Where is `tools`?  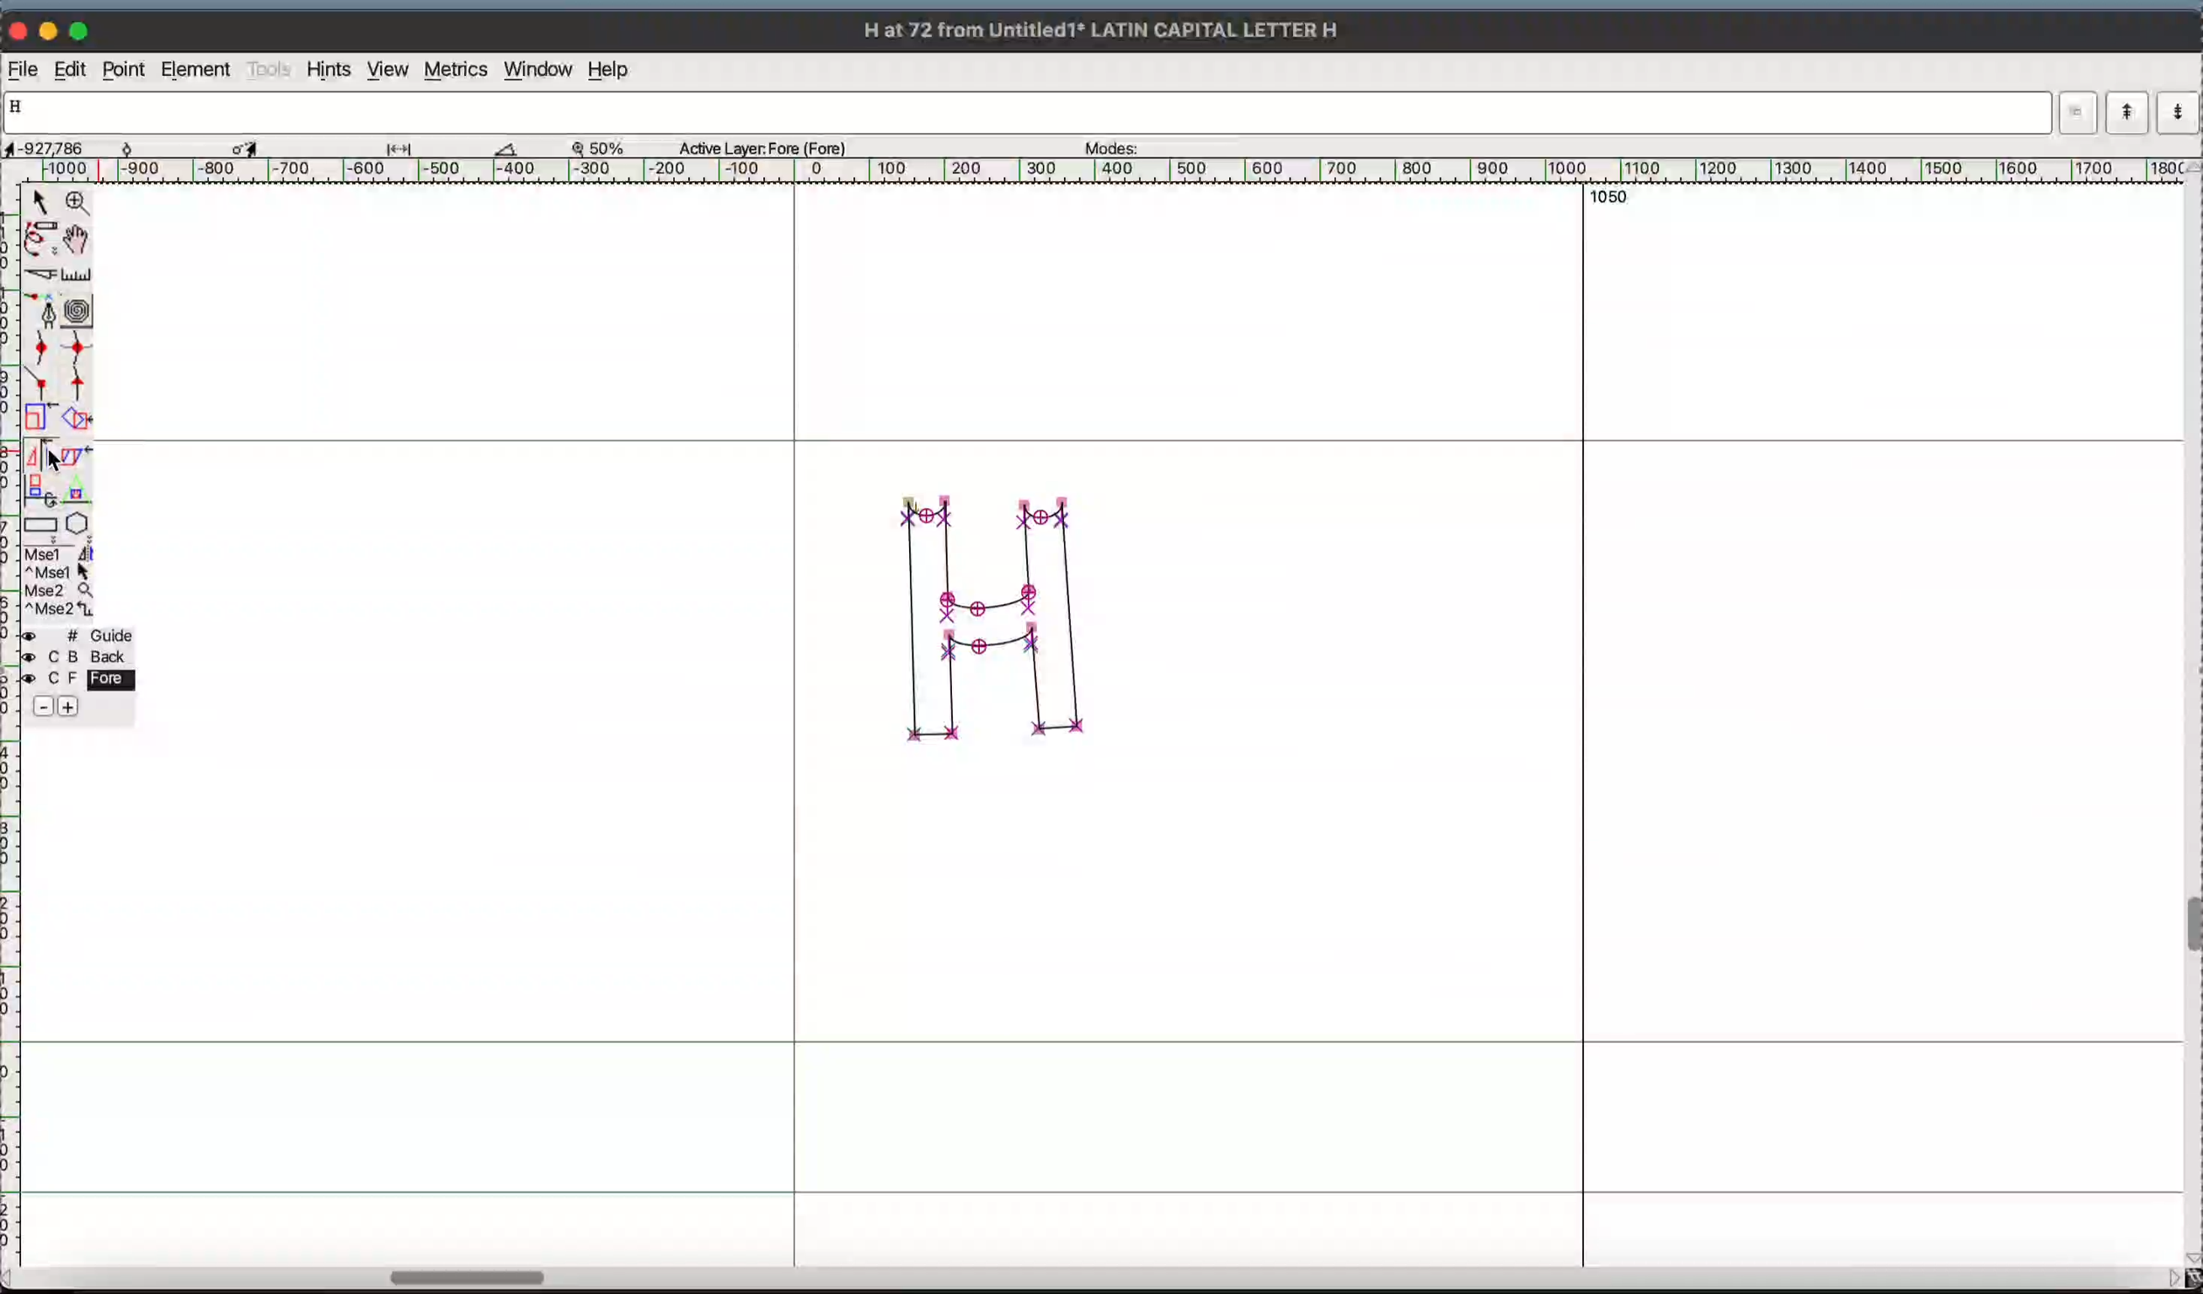 tools is located at coordinates (265, 69).